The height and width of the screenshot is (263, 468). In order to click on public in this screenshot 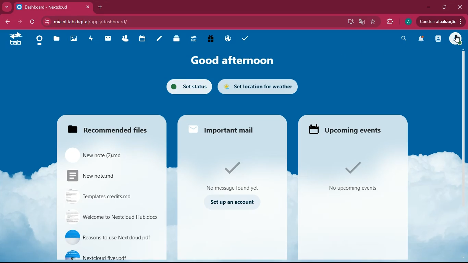, I will do `click(226, 38)`.